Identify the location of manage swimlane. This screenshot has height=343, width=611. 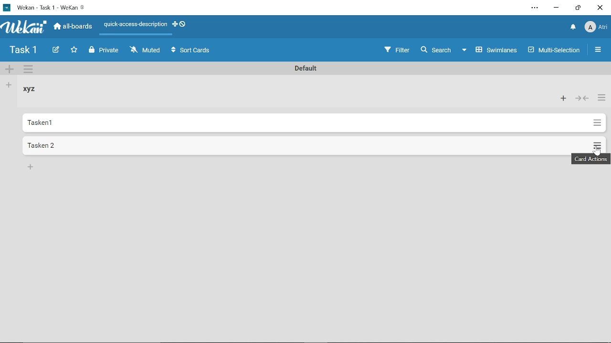
(30, 70).